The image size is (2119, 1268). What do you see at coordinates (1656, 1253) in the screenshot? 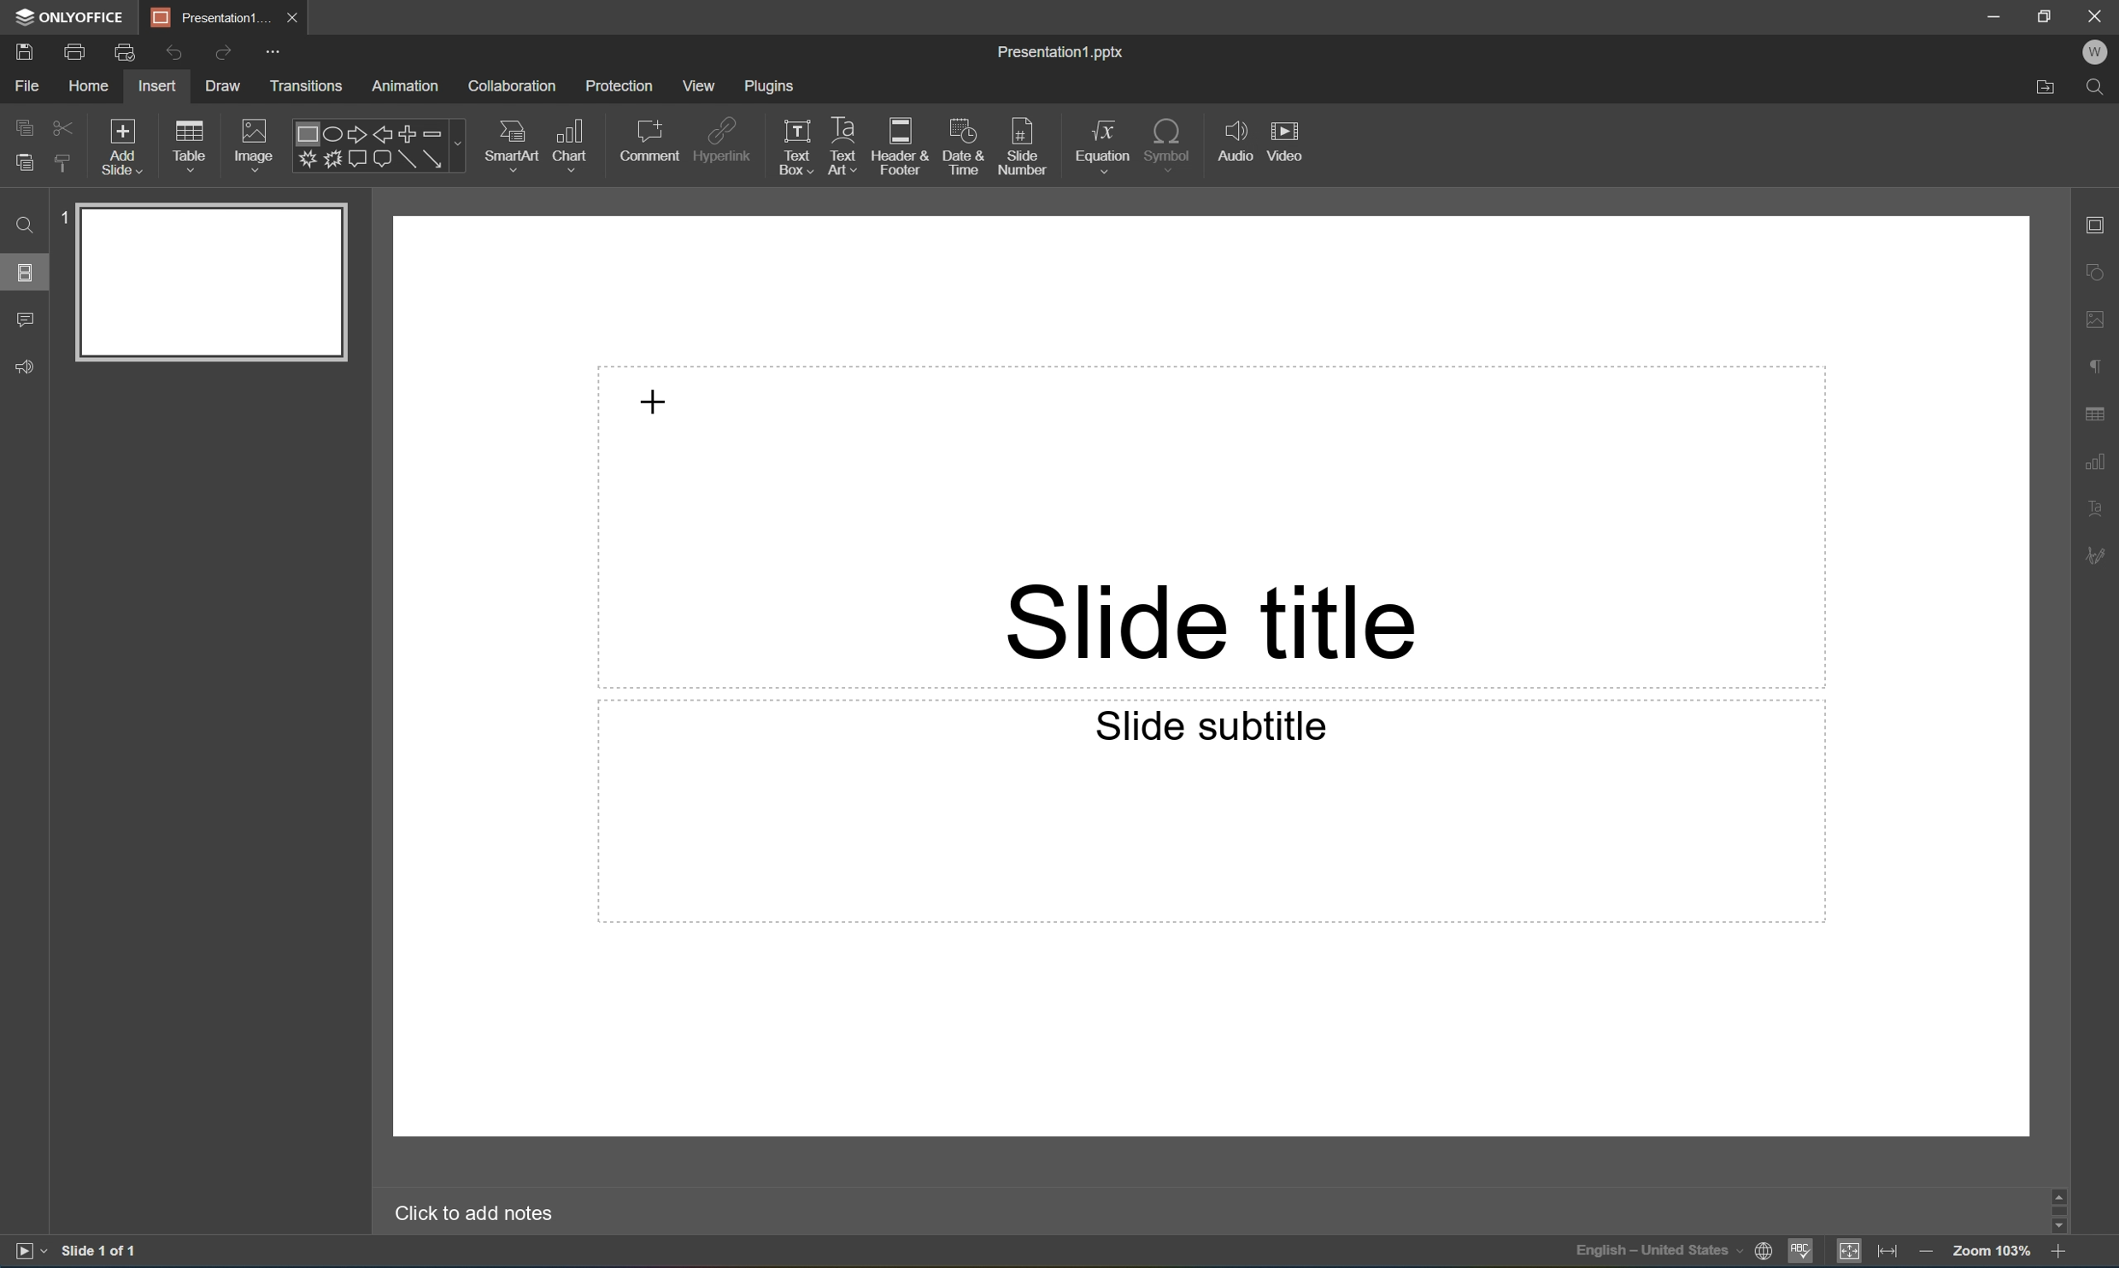
I see `English-United States` at bounding box center [1656, 1253].